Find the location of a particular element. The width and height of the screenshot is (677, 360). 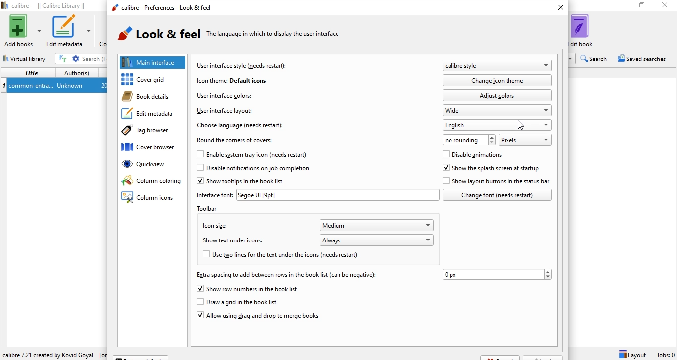

calibre - || Calibre Library || is located at coordinates (46, 6).